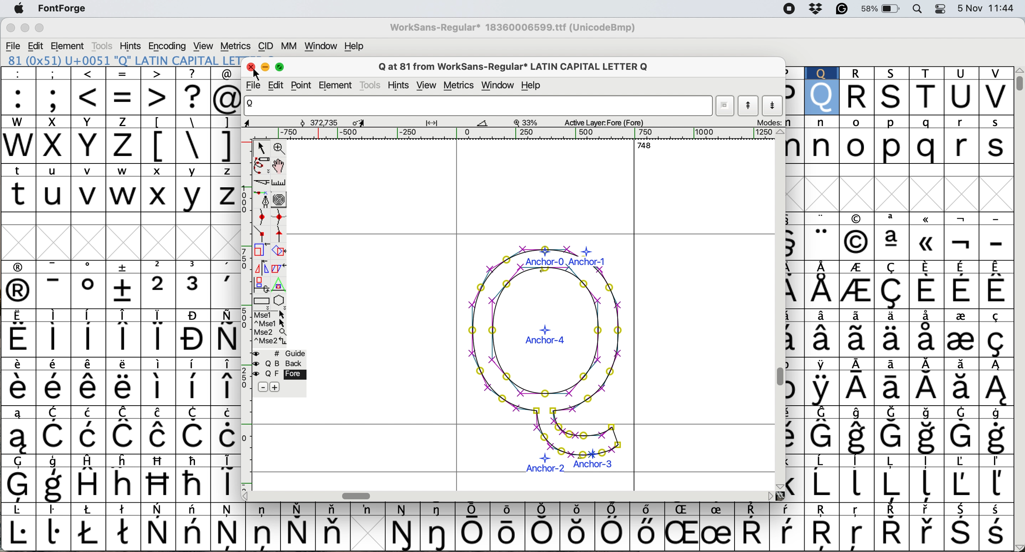 Image resolution: width=1025 pixels, height=552 pixels. What do you see at coordinates (259, 251) in the screenshot?
I see `scale the selection` at bounding box center [259, 251].